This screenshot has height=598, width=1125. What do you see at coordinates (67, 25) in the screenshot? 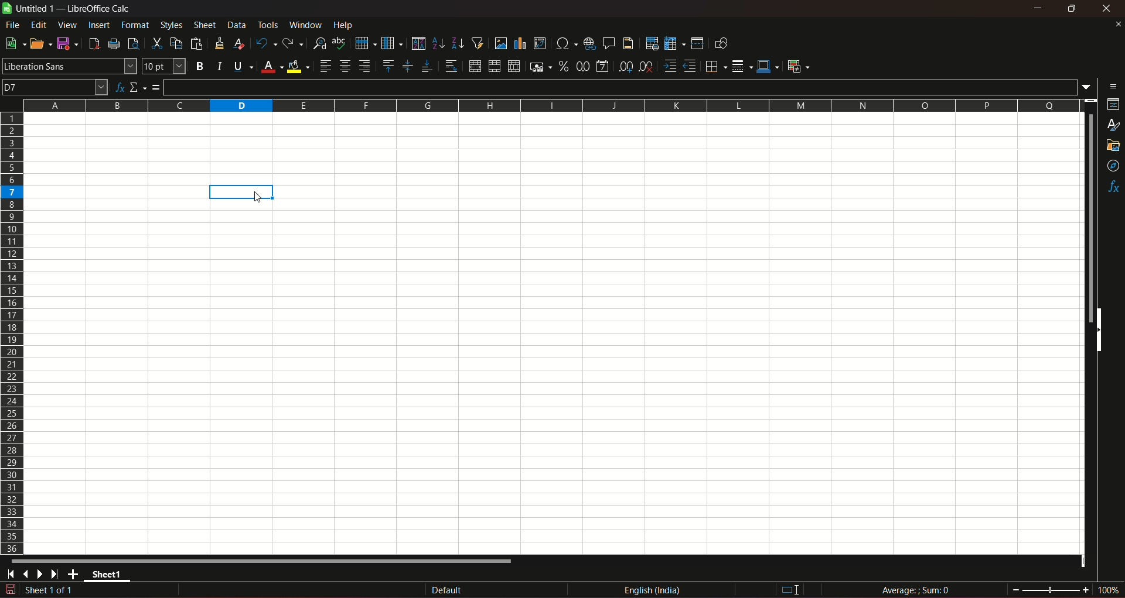
I see `view` at bounding box center [67, 25].